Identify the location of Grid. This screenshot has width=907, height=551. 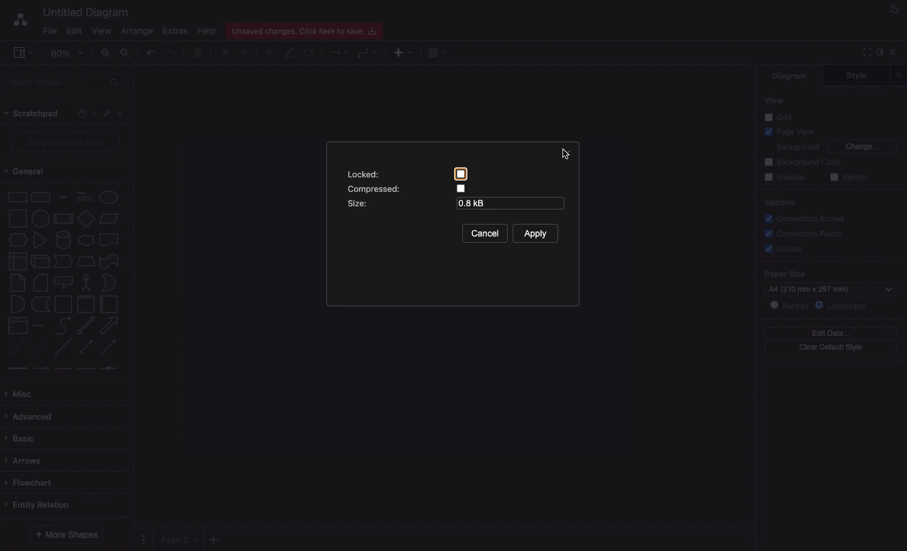
(780, 116).